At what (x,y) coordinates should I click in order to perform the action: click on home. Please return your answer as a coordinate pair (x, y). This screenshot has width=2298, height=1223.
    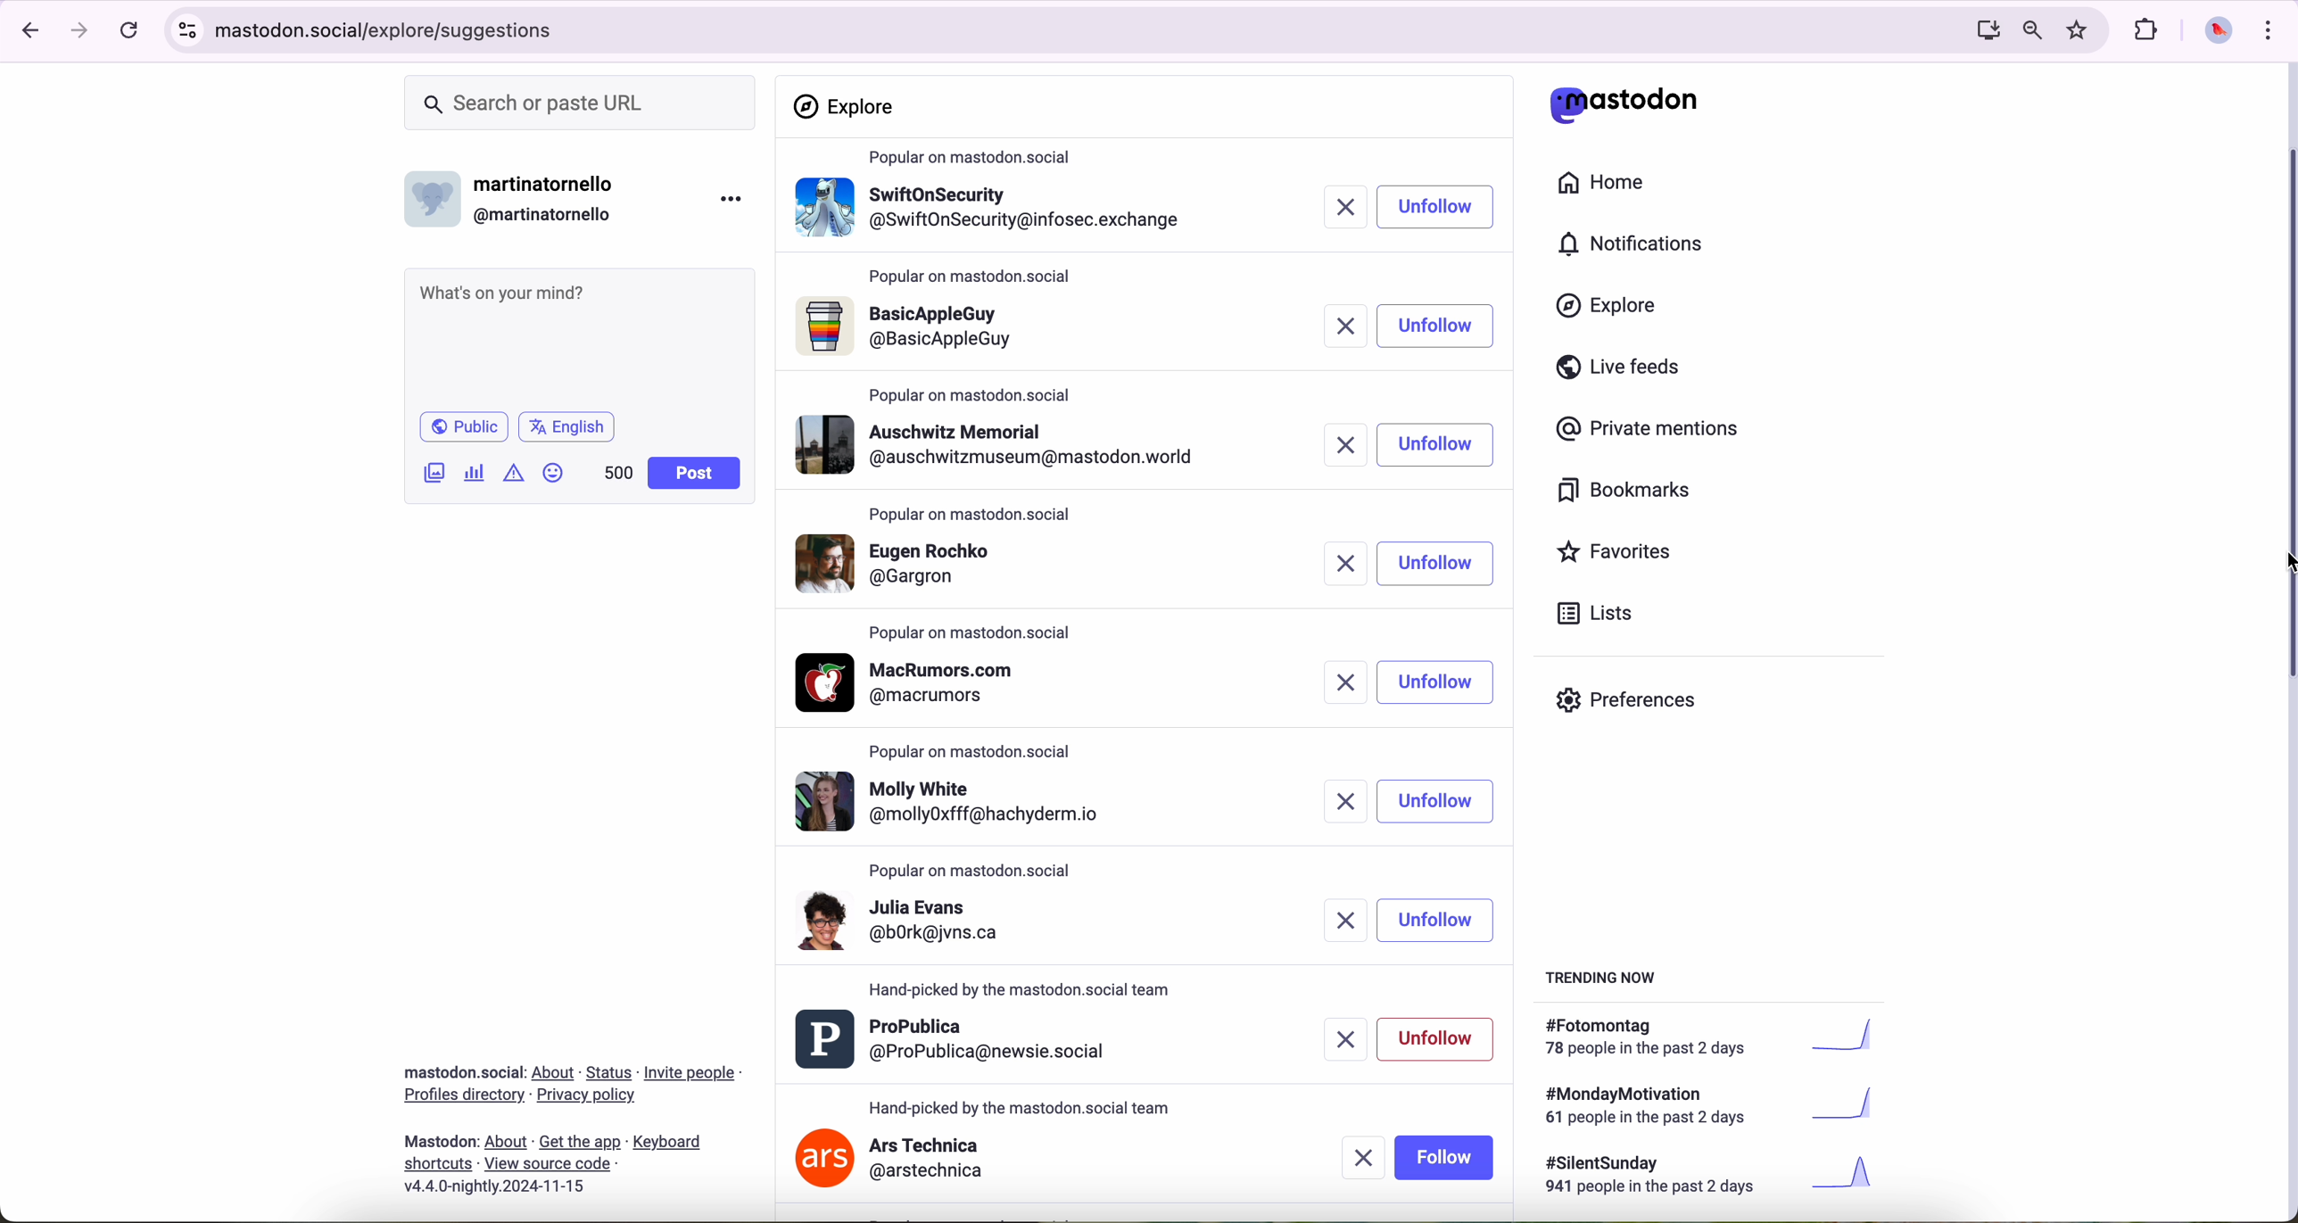
    Looking at the image, I should click on (1611, 186).